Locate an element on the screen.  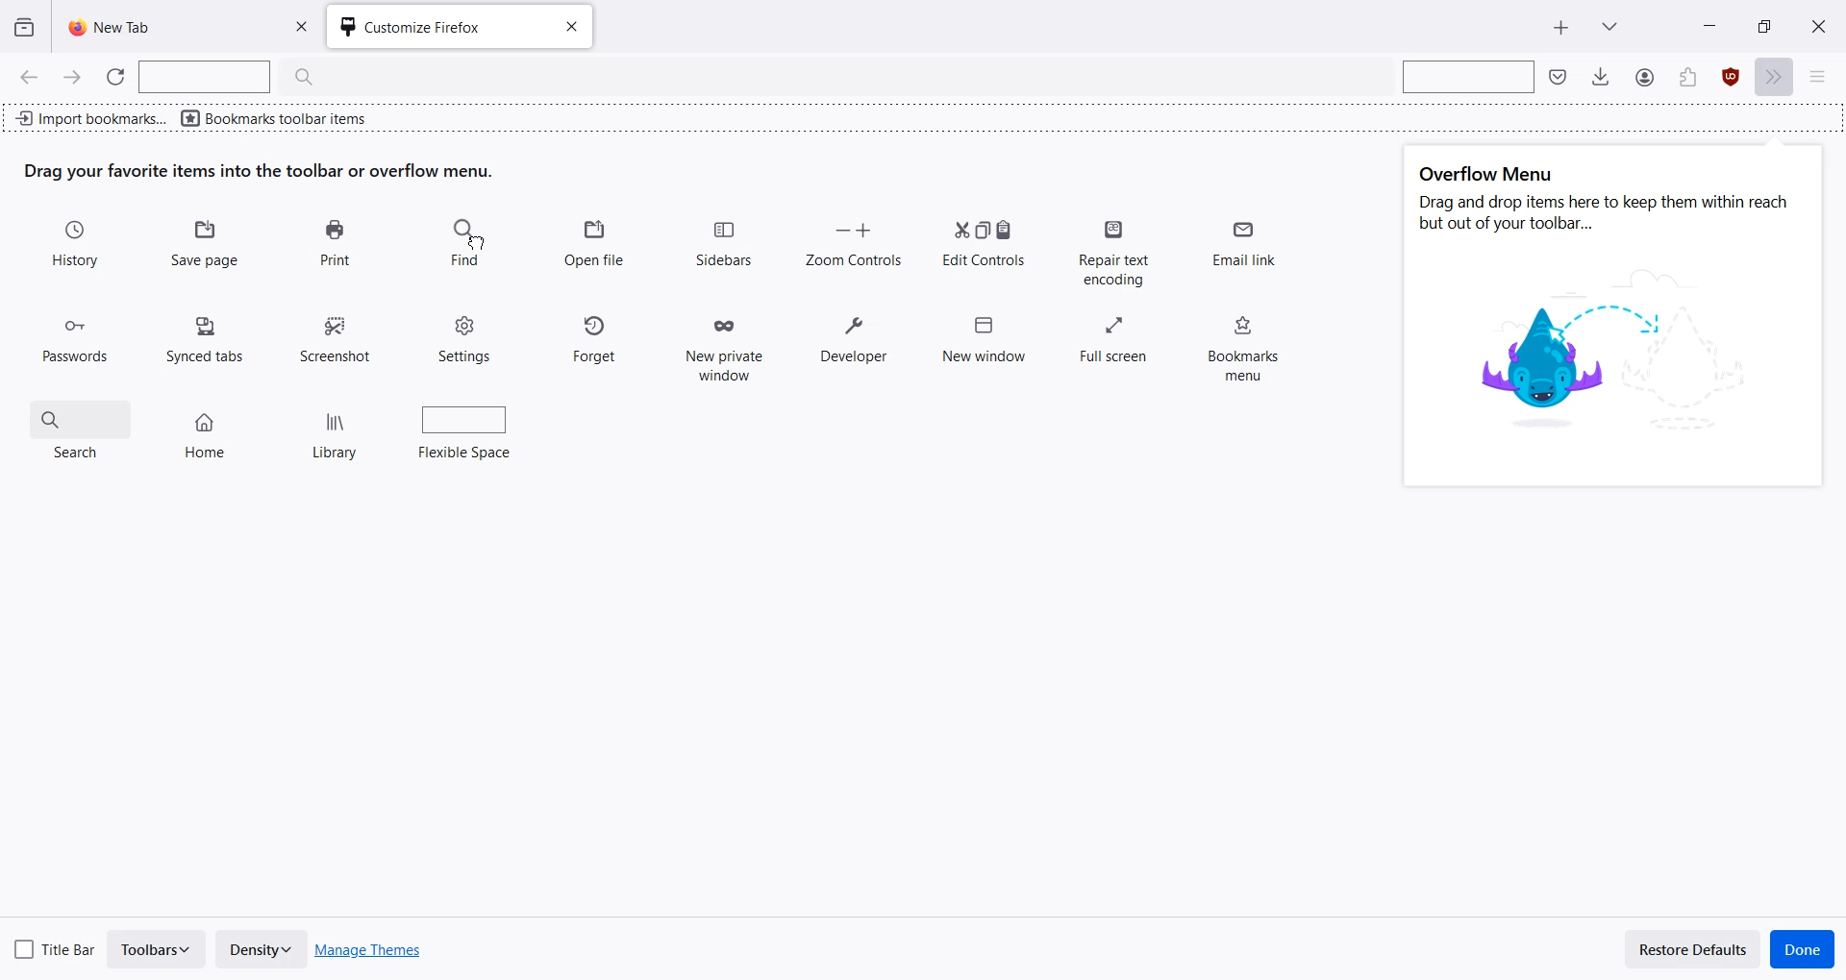
Search is located at coordinates (79, 427).